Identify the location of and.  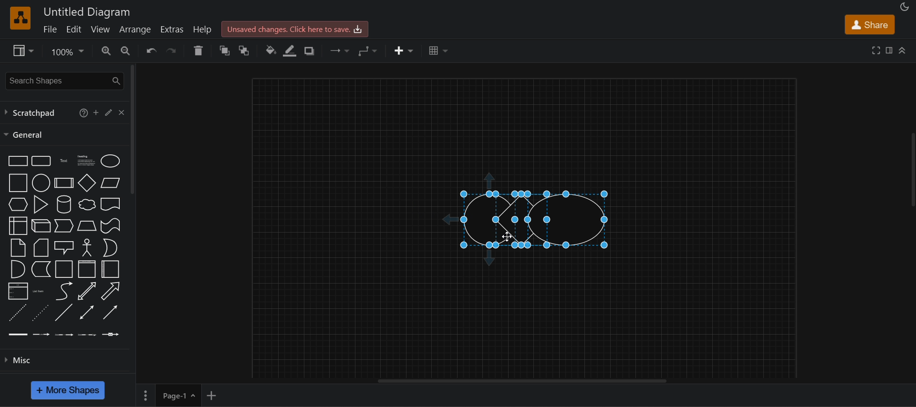
(17, 269).